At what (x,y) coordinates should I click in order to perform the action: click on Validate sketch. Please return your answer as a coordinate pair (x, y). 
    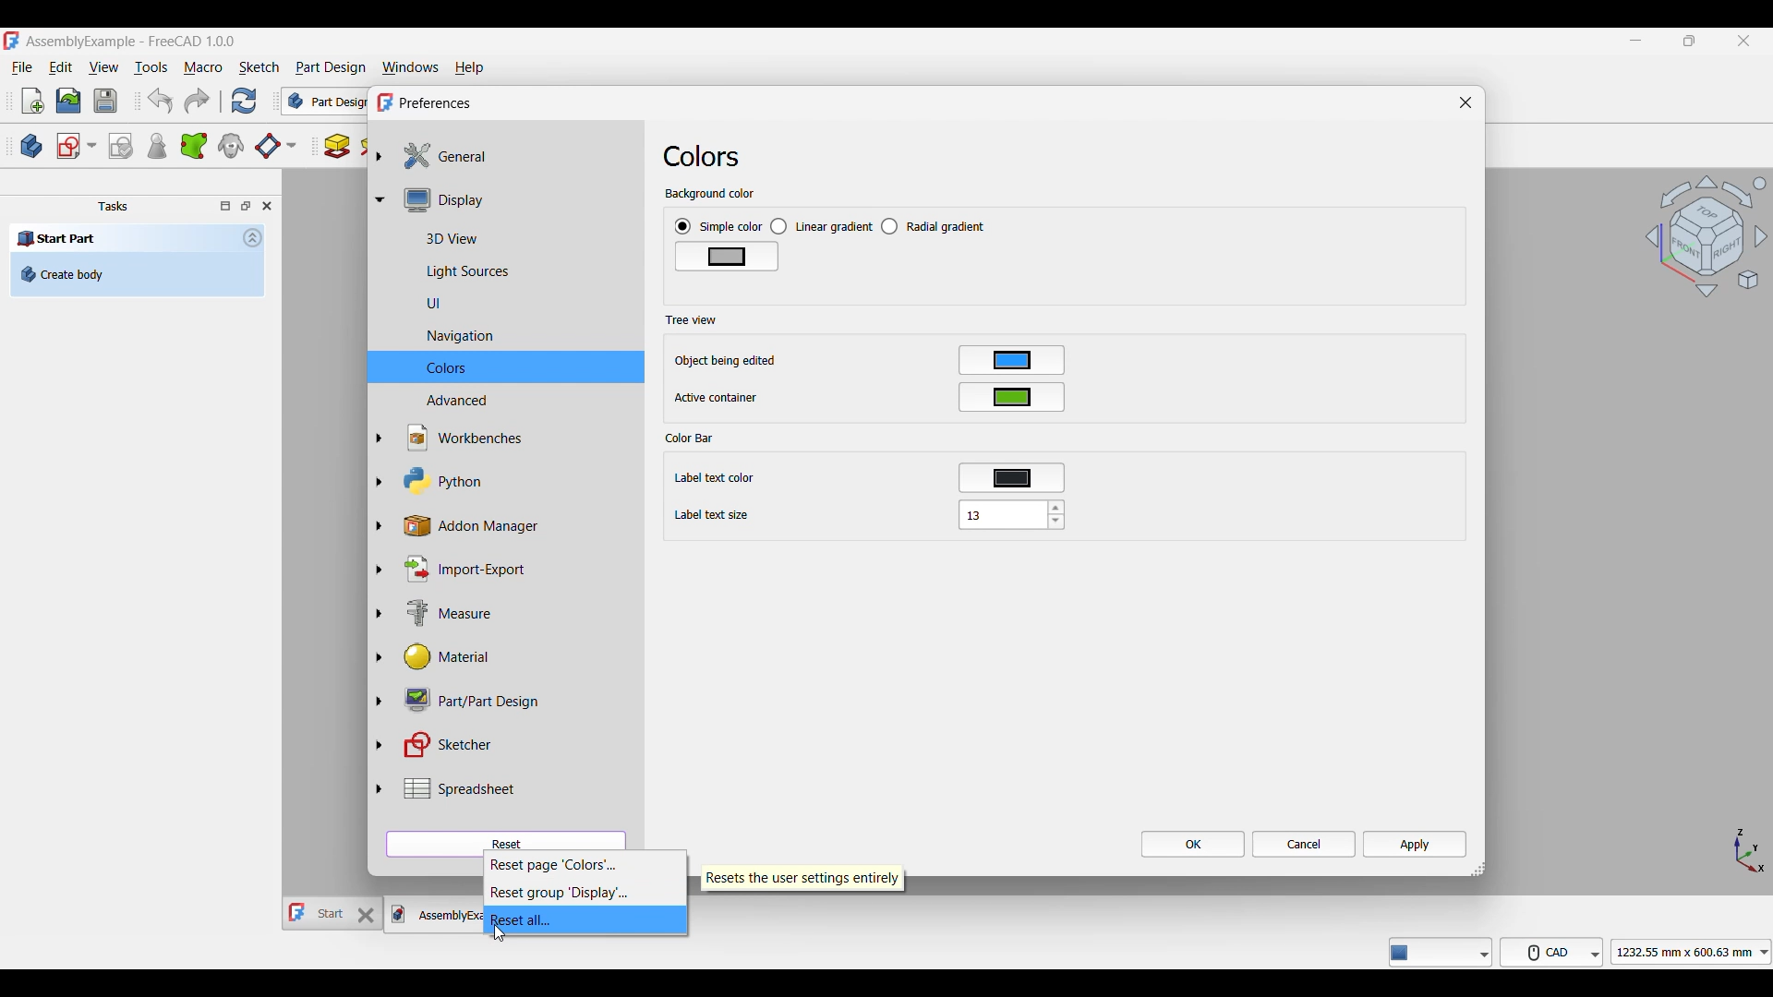
    Looking at the image, I should click on (121, 147).